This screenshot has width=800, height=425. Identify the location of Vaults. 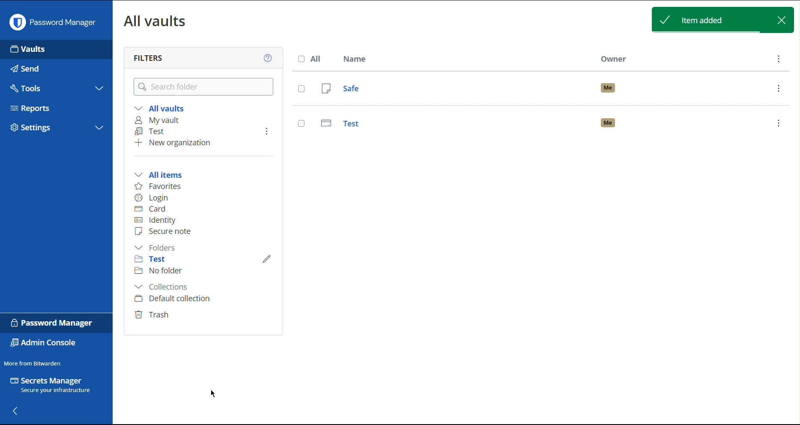
(30, 49).